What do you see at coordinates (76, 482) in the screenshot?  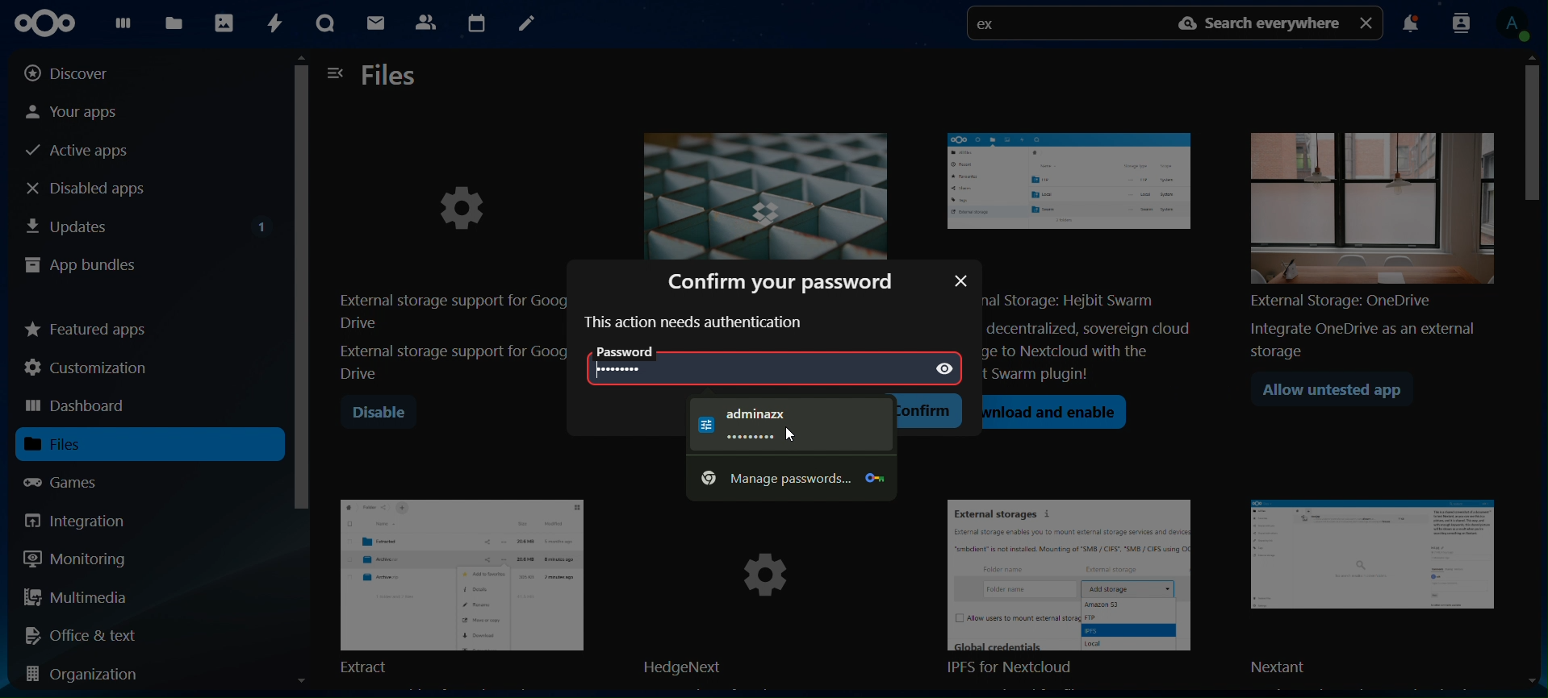 I see `games` at bounding box center [76, 482].